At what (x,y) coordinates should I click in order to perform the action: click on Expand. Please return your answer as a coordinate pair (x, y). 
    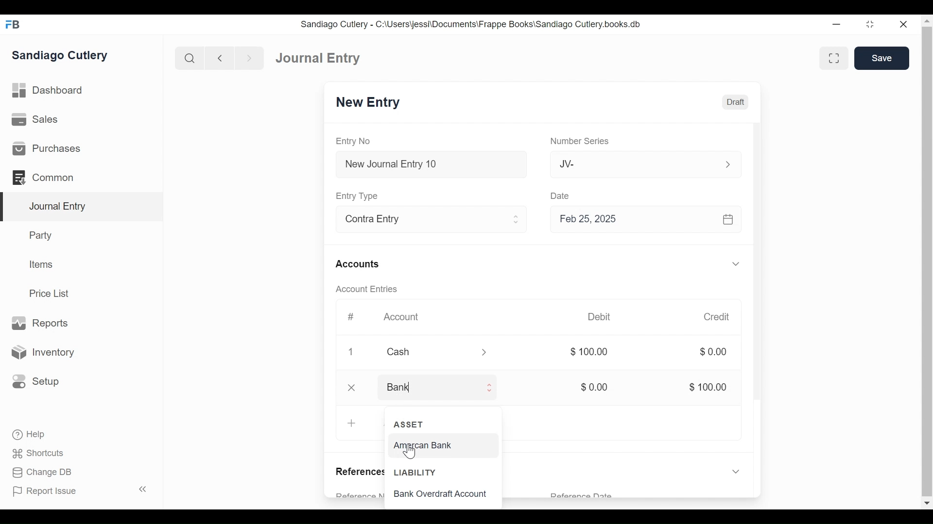
    Looking at the image, I should click on (484, 351).